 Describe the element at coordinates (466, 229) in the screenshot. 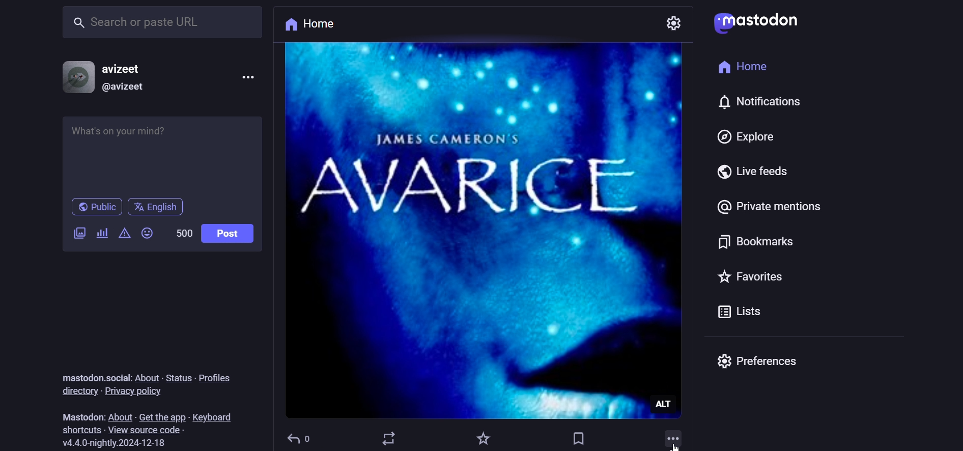

I see `image` at that location.